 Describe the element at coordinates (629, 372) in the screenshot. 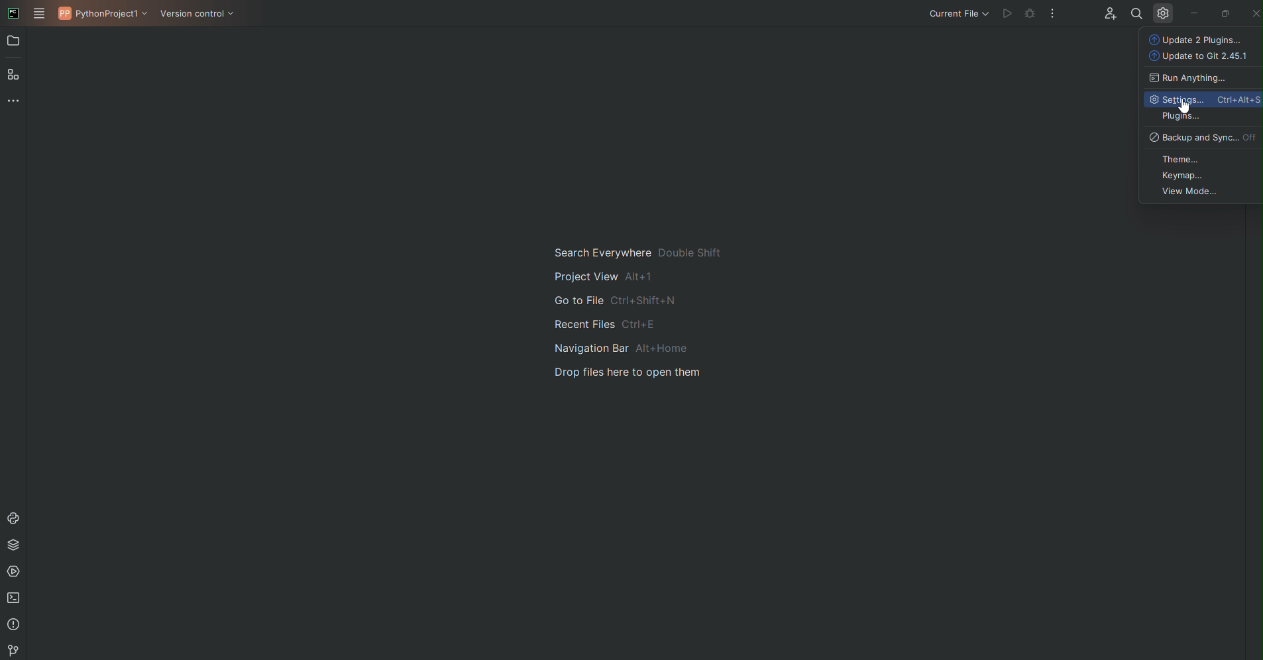

I see `drop files here to open them` at that location.